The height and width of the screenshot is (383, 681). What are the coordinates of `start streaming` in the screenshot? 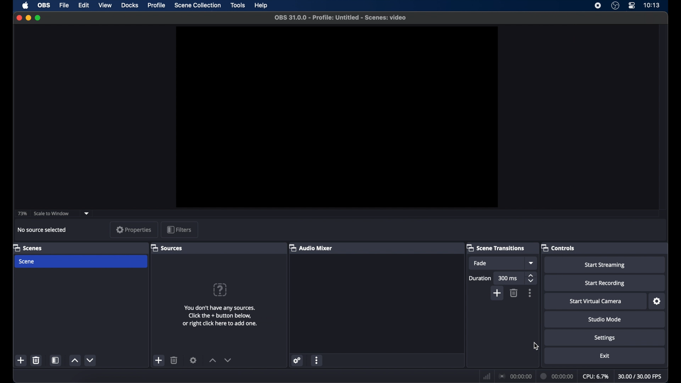 It's located at (605, 265).